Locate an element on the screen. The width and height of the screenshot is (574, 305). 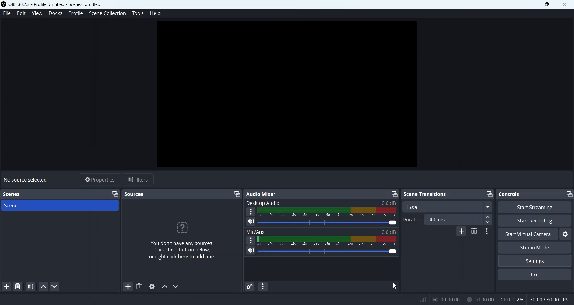
More is located at coordinates (251, 212).